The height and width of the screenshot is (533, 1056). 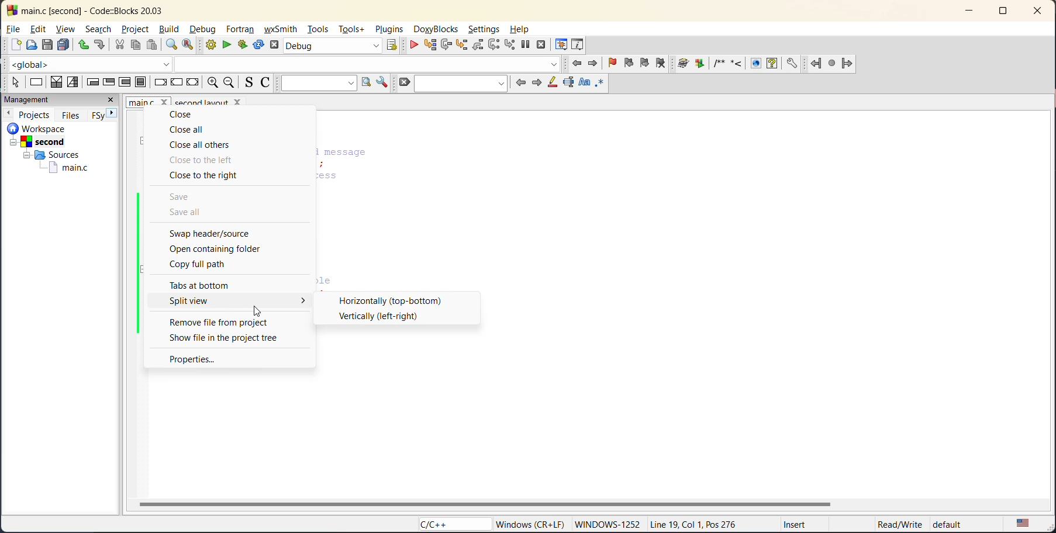 I want to click on language, so click(x=445, y=524).